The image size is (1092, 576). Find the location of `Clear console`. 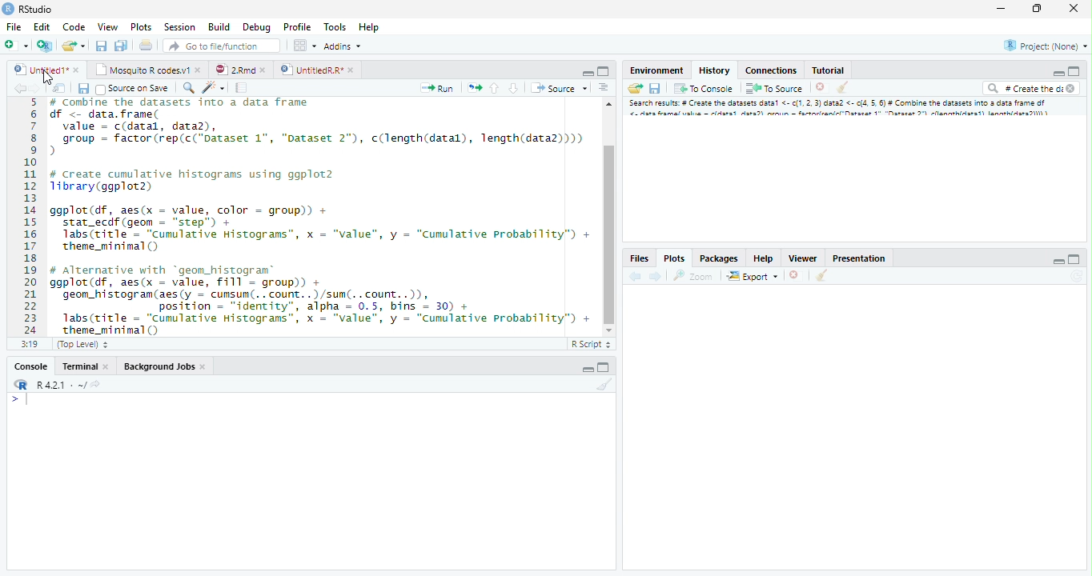

Clear console is located at coordinates (845, 89).